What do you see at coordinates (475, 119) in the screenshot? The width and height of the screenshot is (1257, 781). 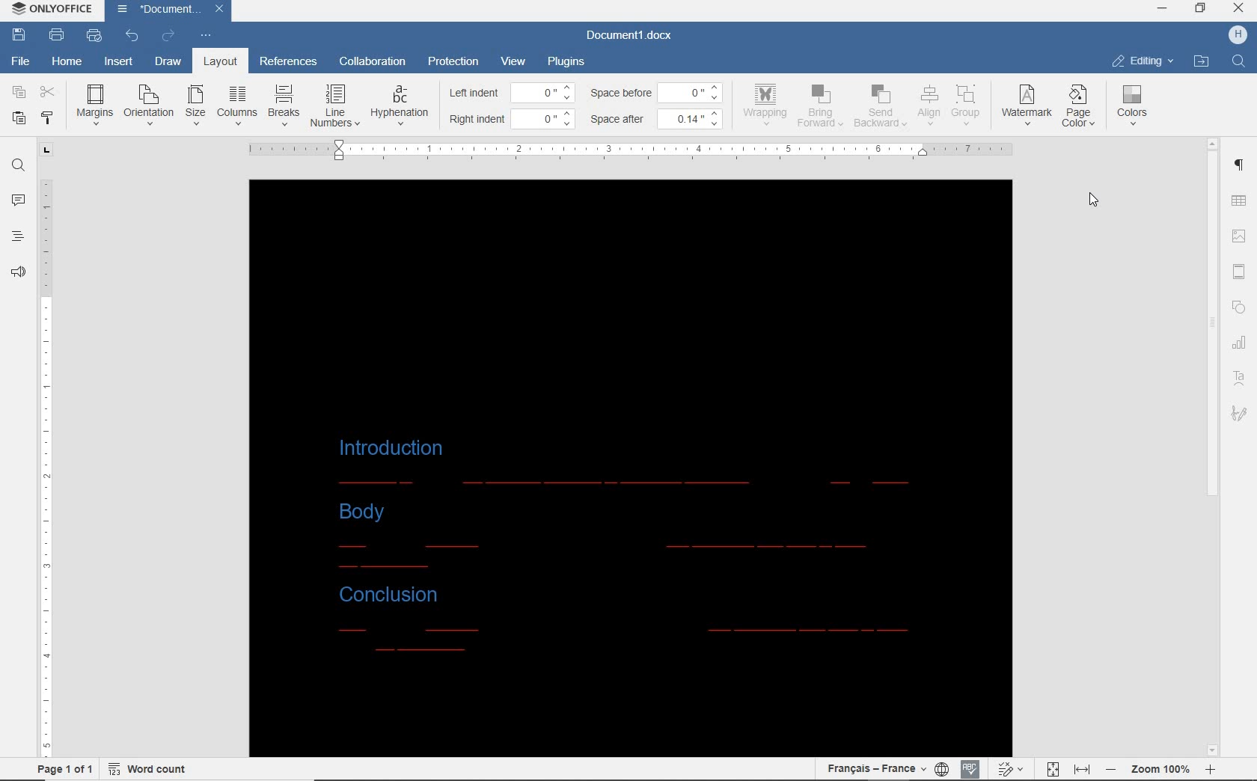 I see `right indent` at bounding box center [475, 119].